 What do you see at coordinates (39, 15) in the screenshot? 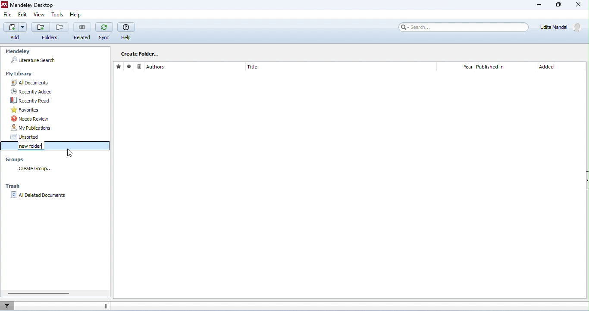
I see `view` at bounding box center [39, 15].